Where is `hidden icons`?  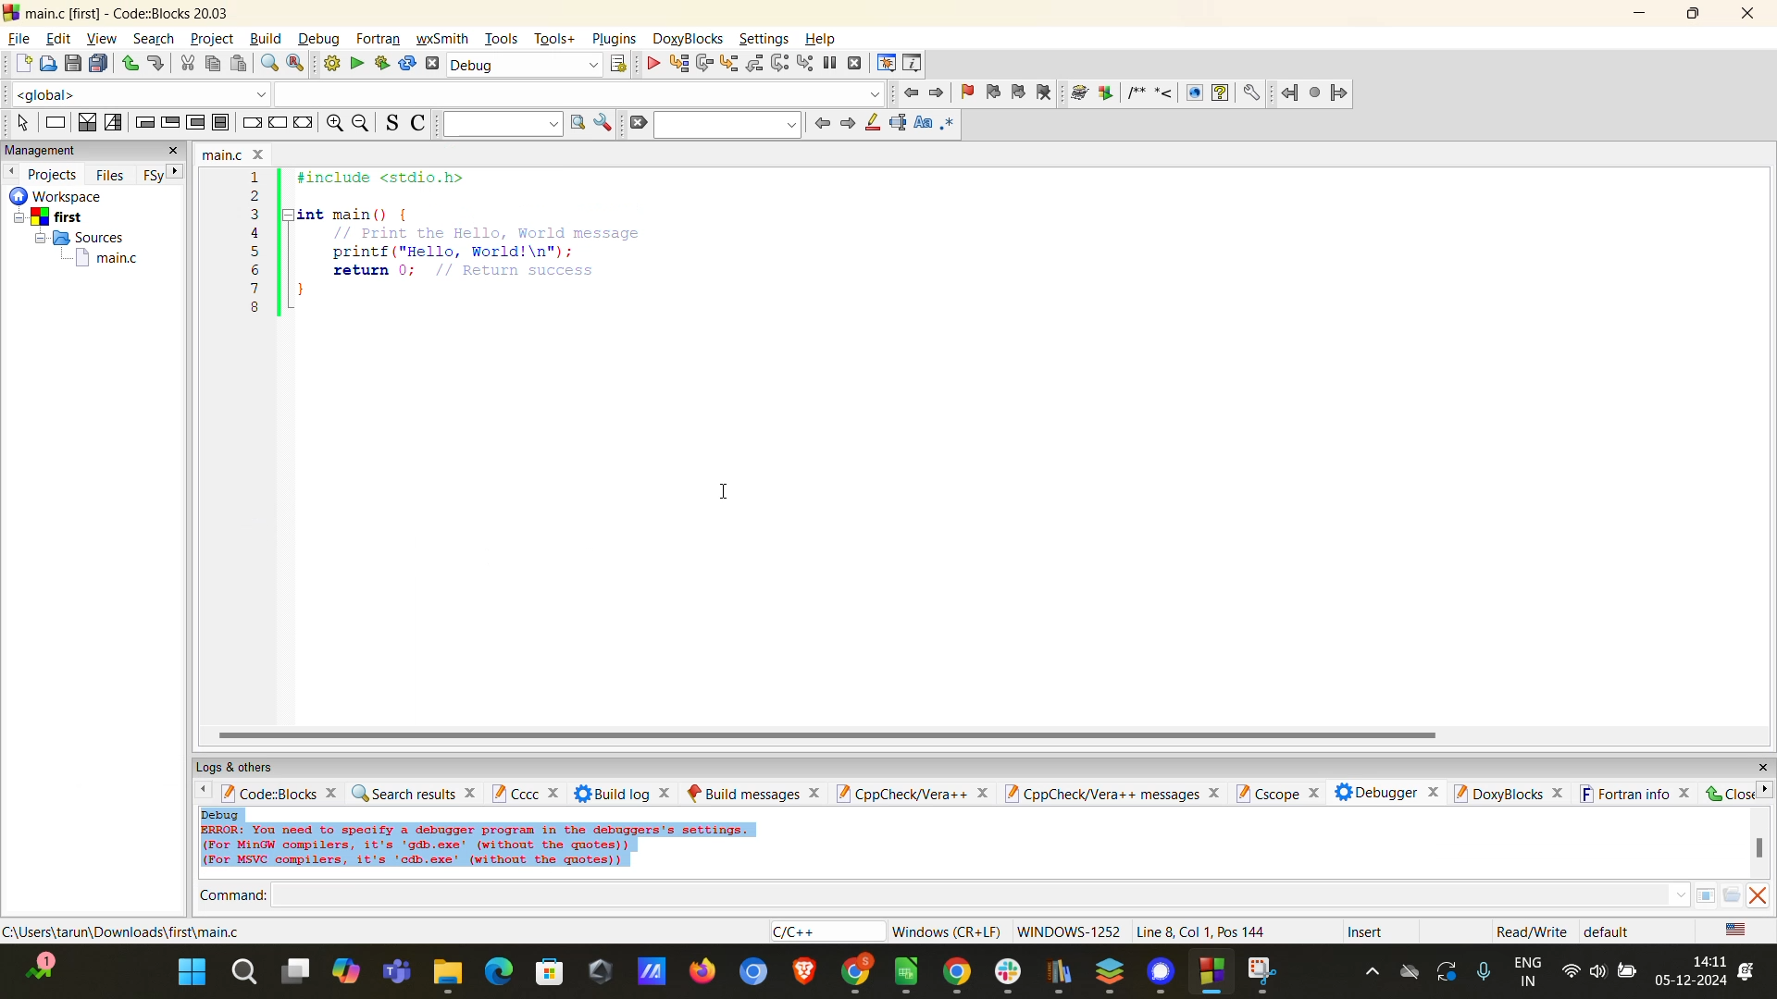 hidden icons is located at coordinates (1371, 969).